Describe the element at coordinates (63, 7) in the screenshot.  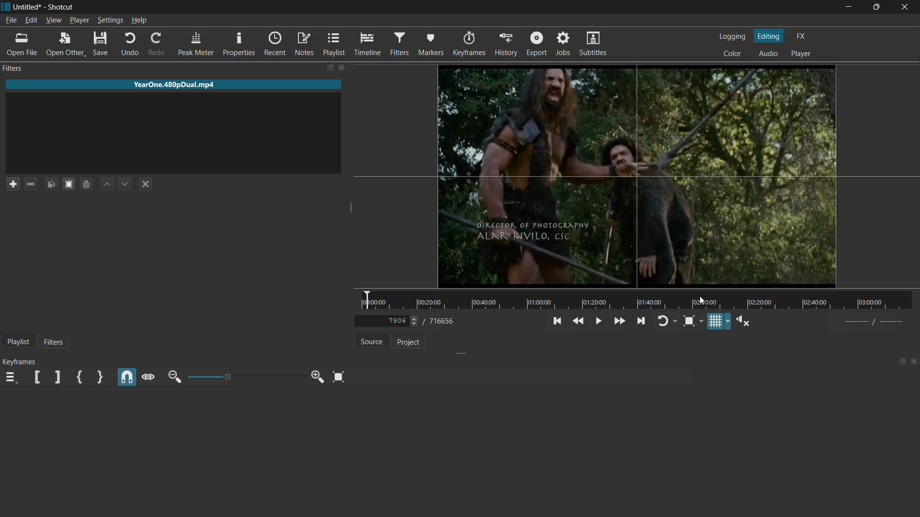
I see `app name` at that location.